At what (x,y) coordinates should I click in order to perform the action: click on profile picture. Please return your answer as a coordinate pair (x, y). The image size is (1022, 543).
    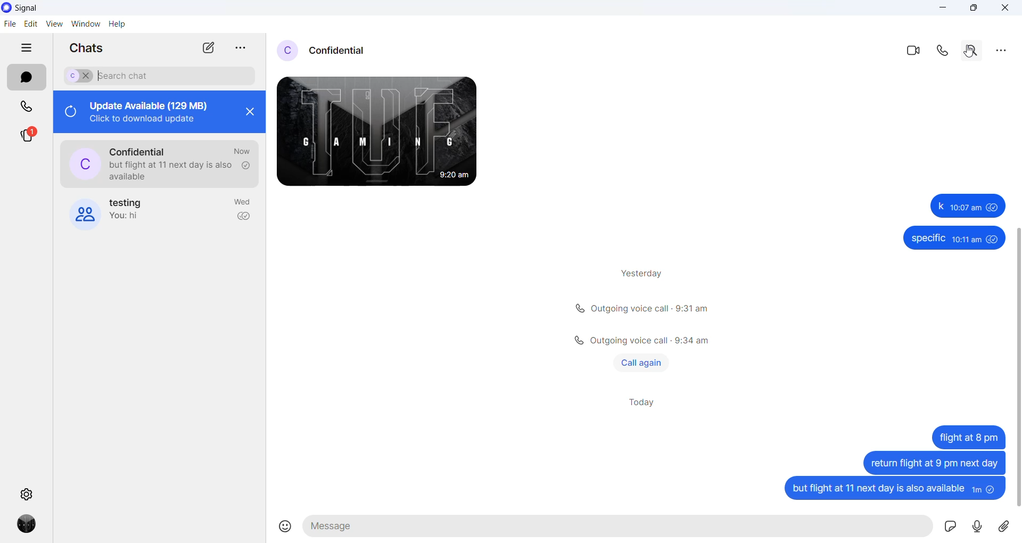
    Looking at the image, I should click on (289, 50).